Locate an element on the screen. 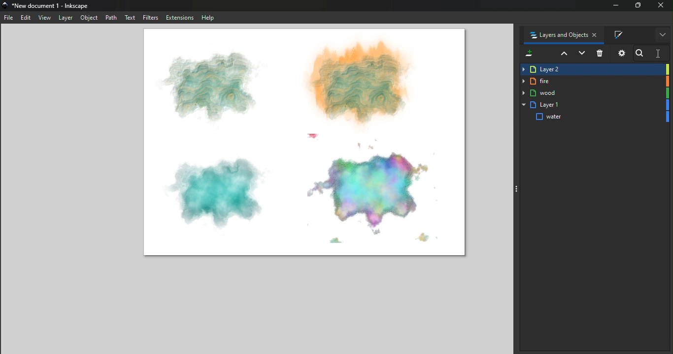 The height and width of the screenshot is (354, 673). Search bar is located at coordinates (653, 53).